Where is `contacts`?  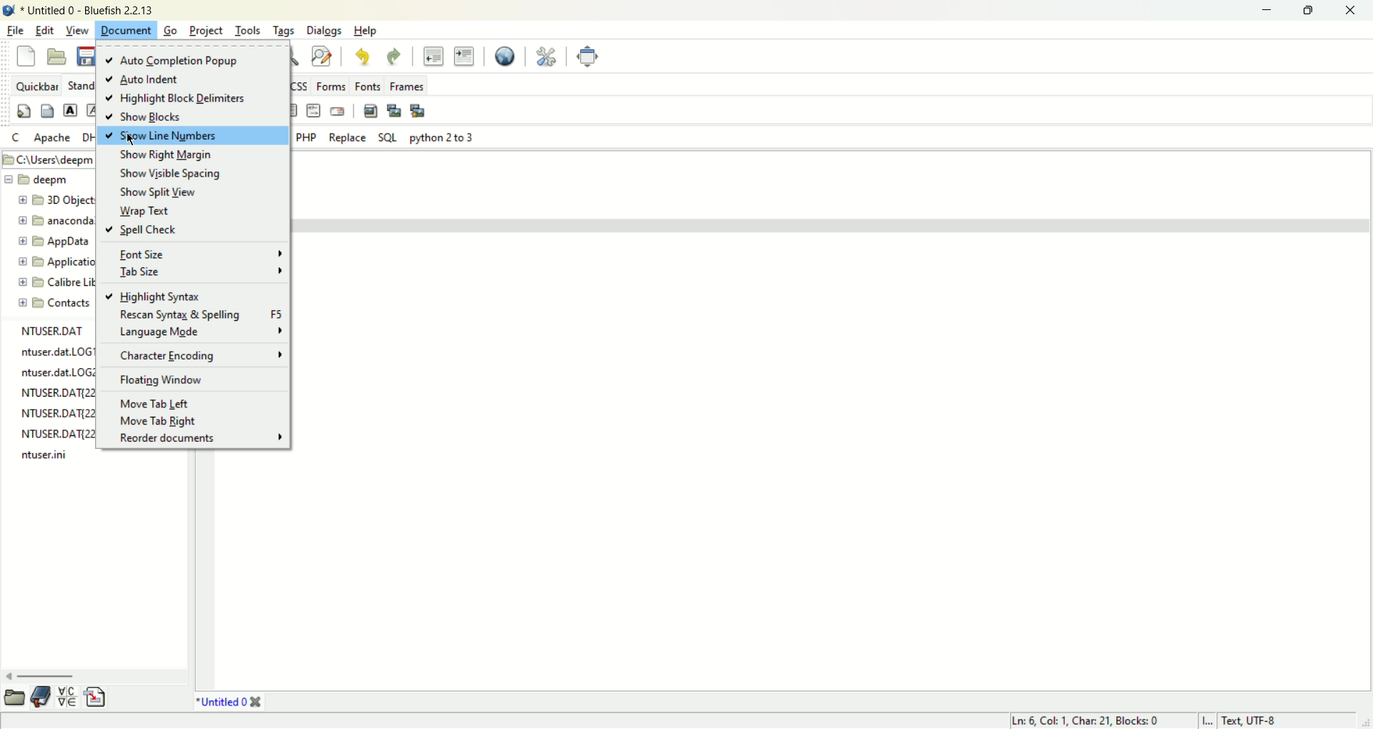 contacts is located at coordinates (54, 303).